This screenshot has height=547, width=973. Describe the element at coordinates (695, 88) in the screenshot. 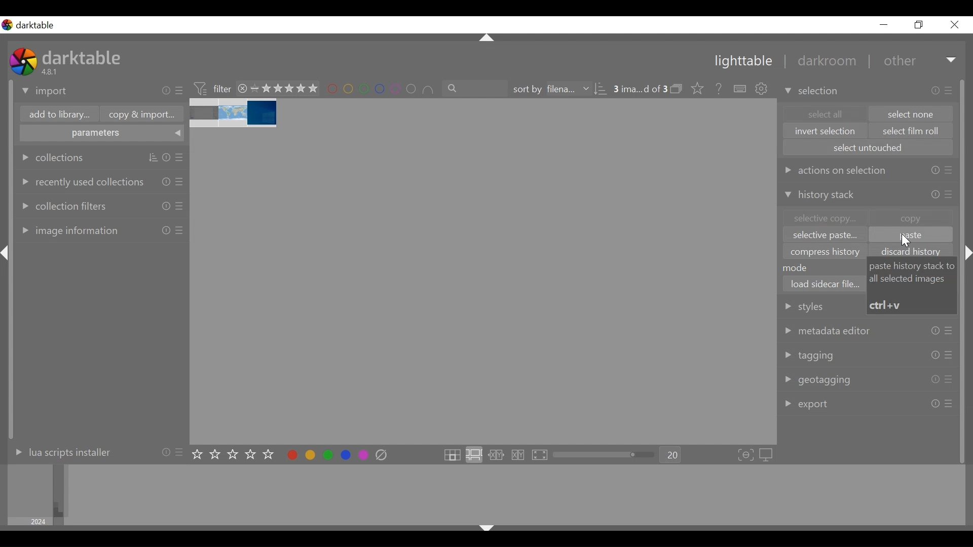

I see `click to change the type of overlays` at that location.